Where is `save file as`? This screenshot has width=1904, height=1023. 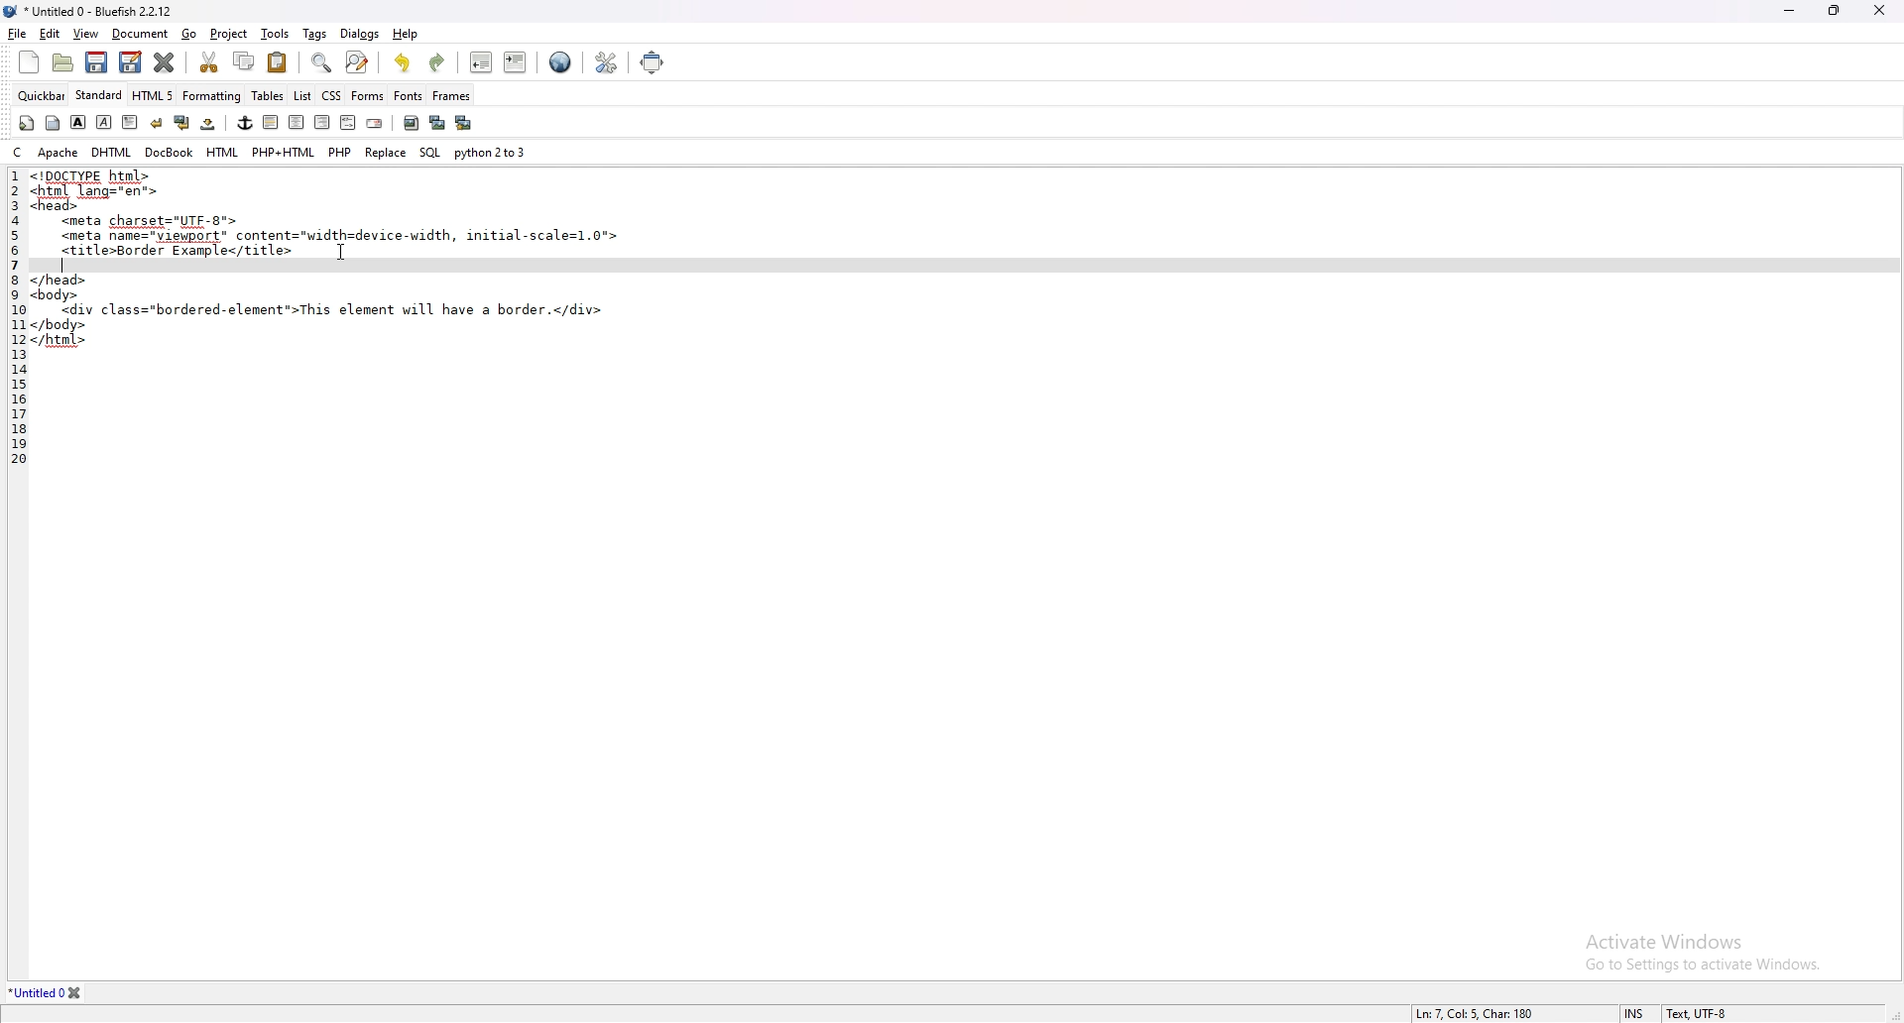
save file as is located at coordinates (131, 61).